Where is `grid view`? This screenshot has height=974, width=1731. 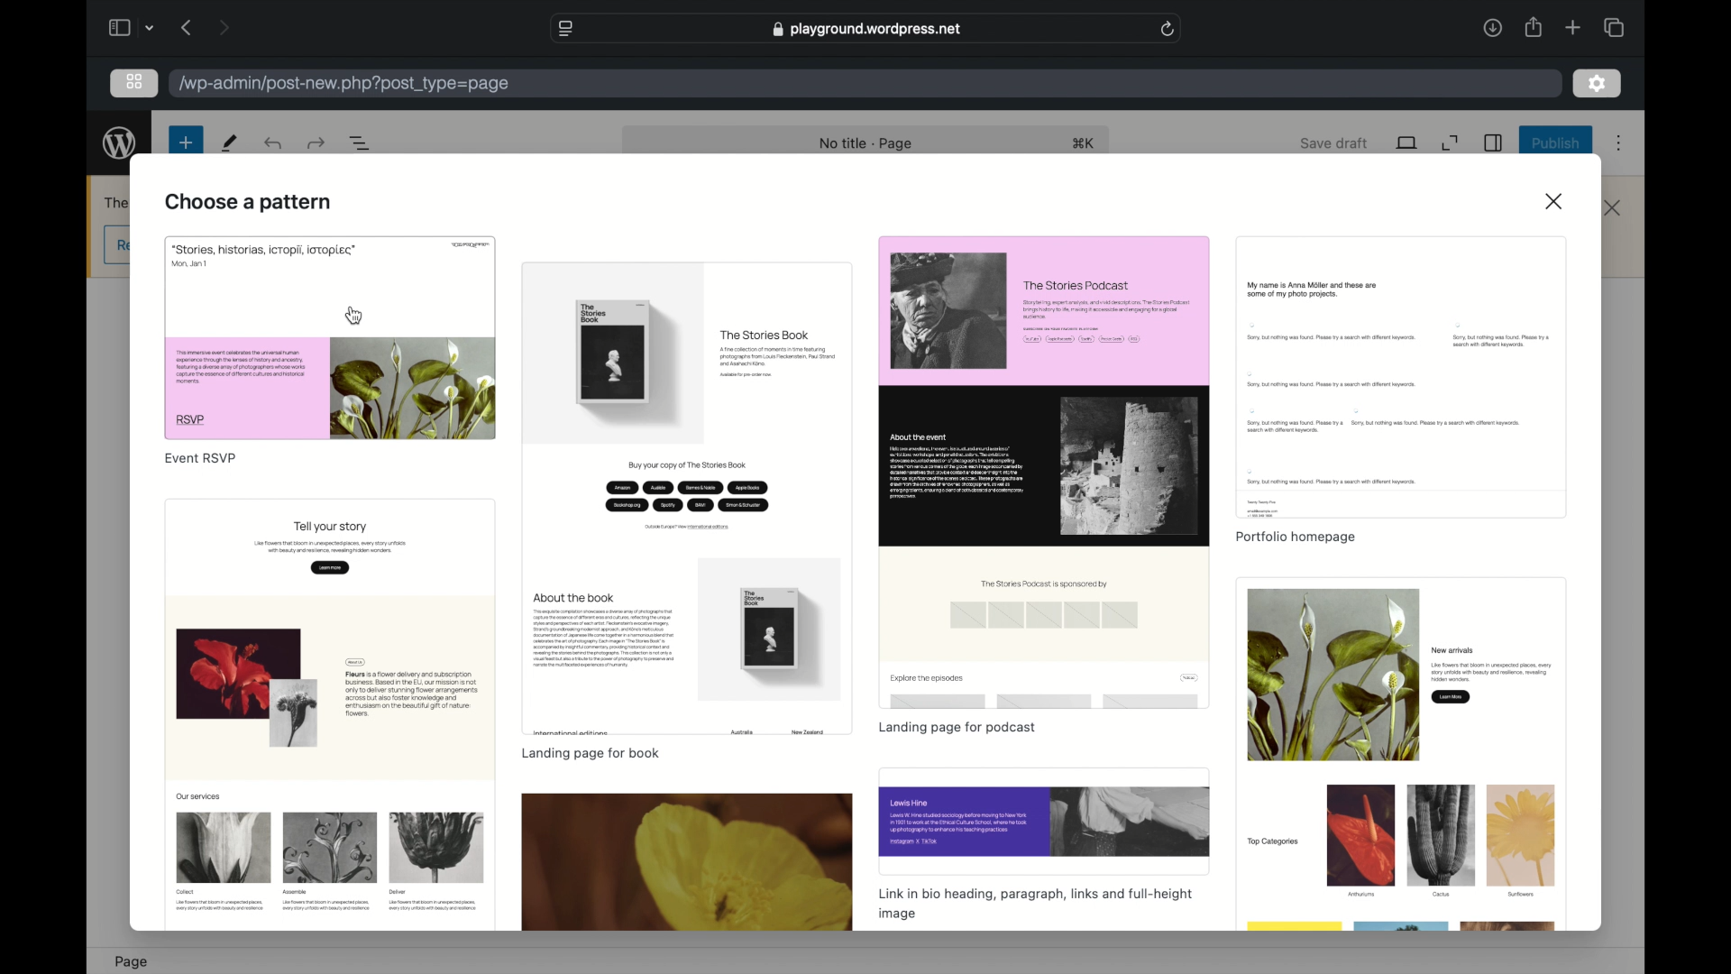
grid view is located at coordinates (133, 81).